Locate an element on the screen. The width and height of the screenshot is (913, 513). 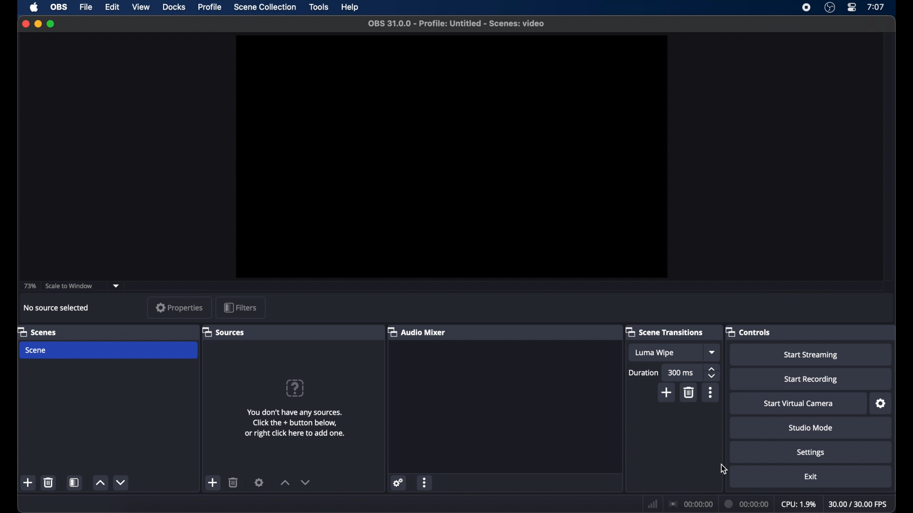
sources is located at coordinates (223, 332).